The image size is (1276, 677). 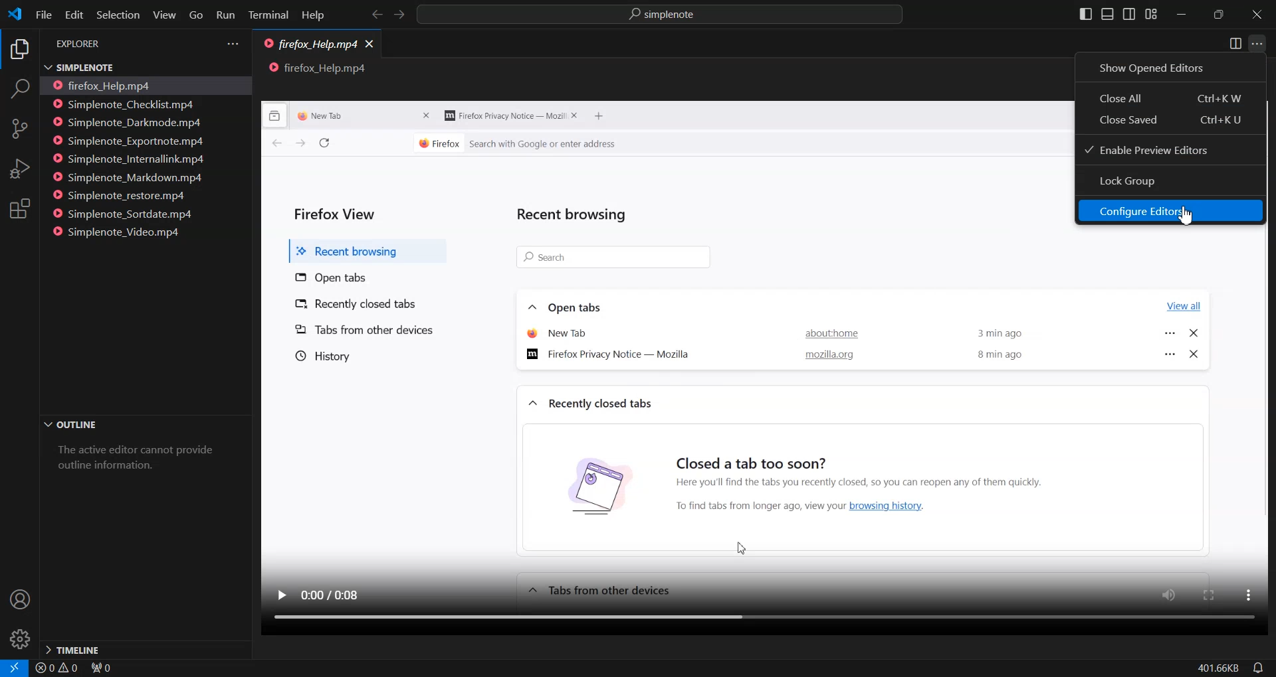 What do you see at coordinates (1217, 668) in the screenshot?
I see `401.66KB` at bounding box center [1217, 668].